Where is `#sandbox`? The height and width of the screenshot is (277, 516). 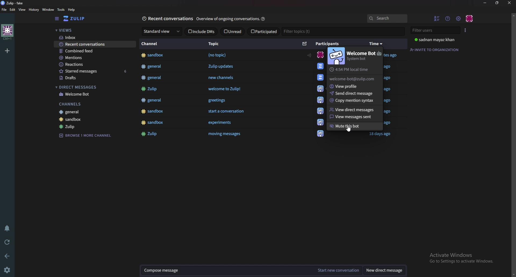 #sandbox is located at coordinates (155, 123).